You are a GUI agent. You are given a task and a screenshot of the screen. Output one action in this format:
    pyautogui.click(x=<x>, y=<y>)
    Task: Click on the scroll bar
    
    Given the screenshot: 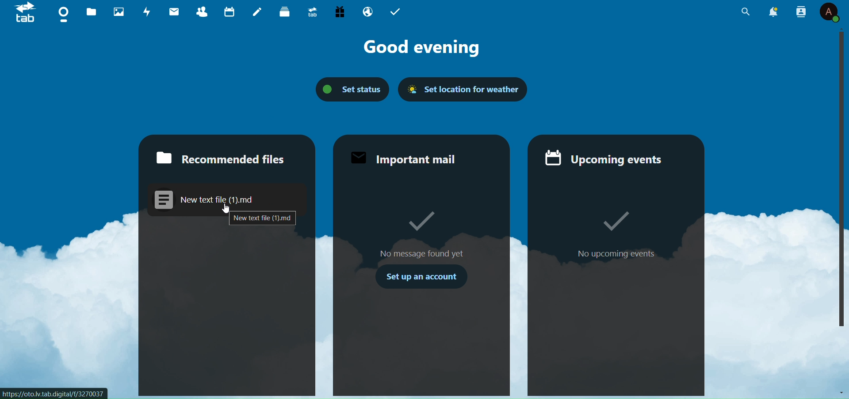 What is the action you would take?
    pyautogui.click(x=842, y=181)
    